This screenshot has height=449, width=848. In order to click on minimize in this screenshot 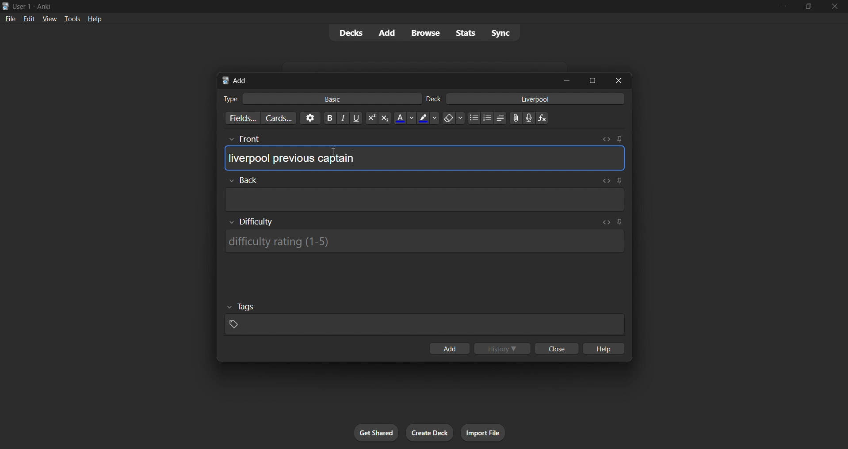, I will do `click(781, 7)`.